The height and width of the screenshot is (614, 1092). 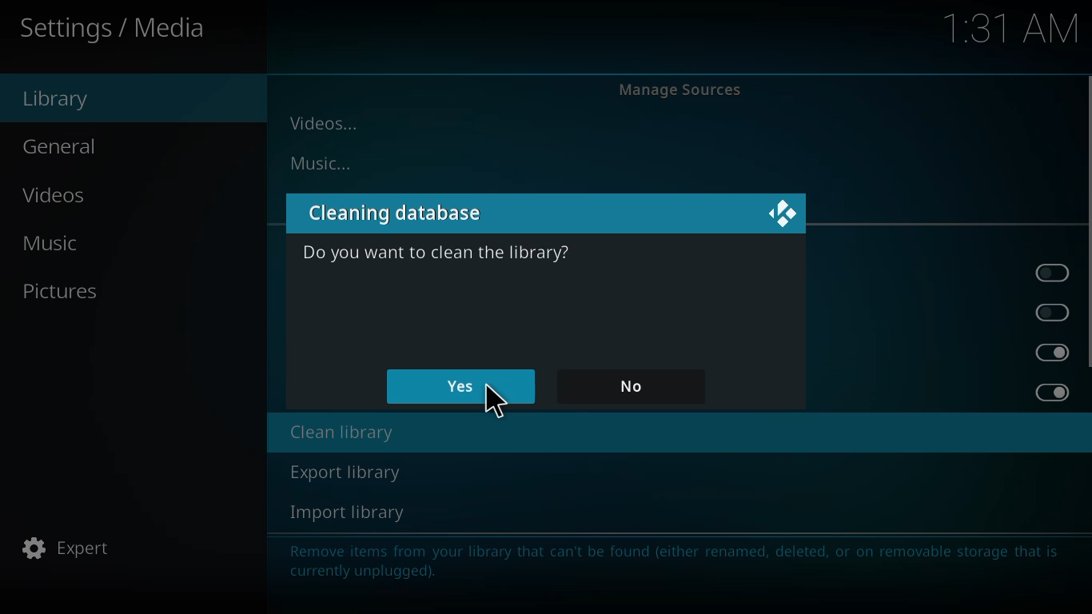 What do you see at coordinates (632, 385) in the screenshot?
I see `no` at bounding box center [632, 385].